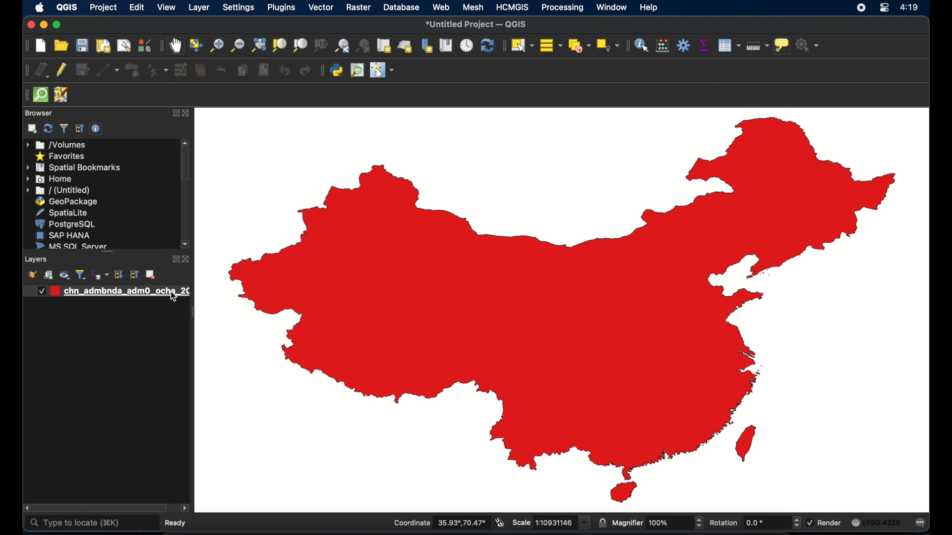  What do you see at coordinates (358, 8) in the screenshot?
I see `raster` at bounding box center [358, 8].